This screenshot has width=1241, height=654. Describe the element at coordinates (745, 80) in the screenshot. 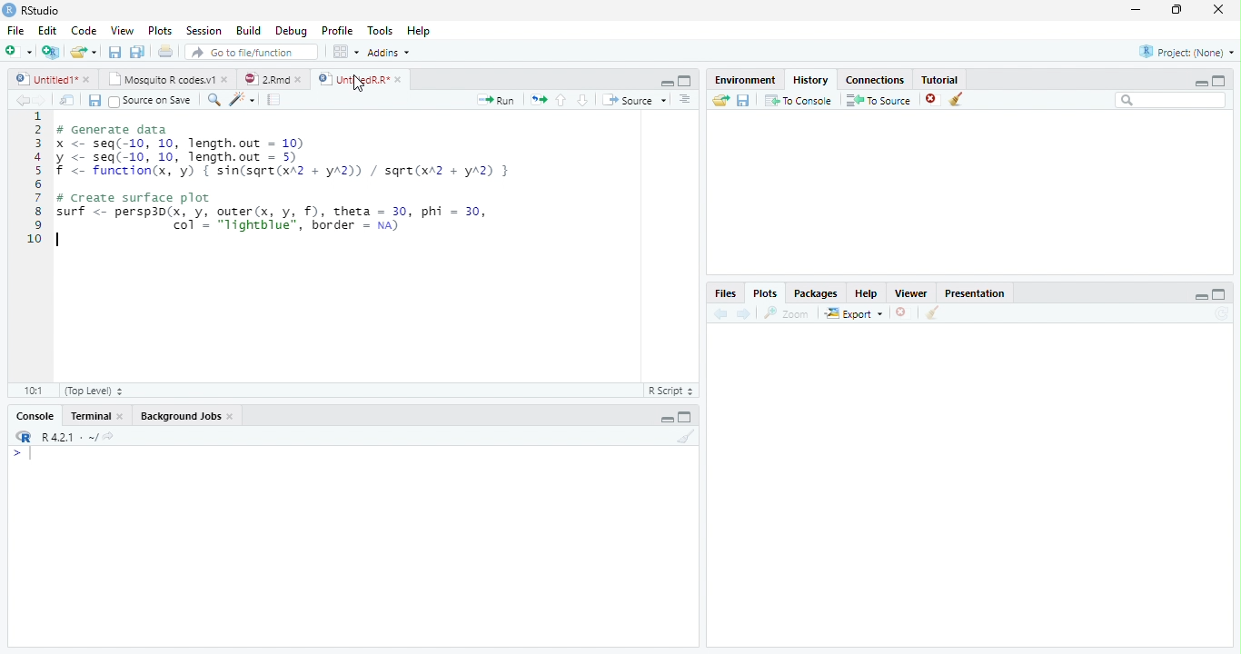

I see `Environment` at that location.